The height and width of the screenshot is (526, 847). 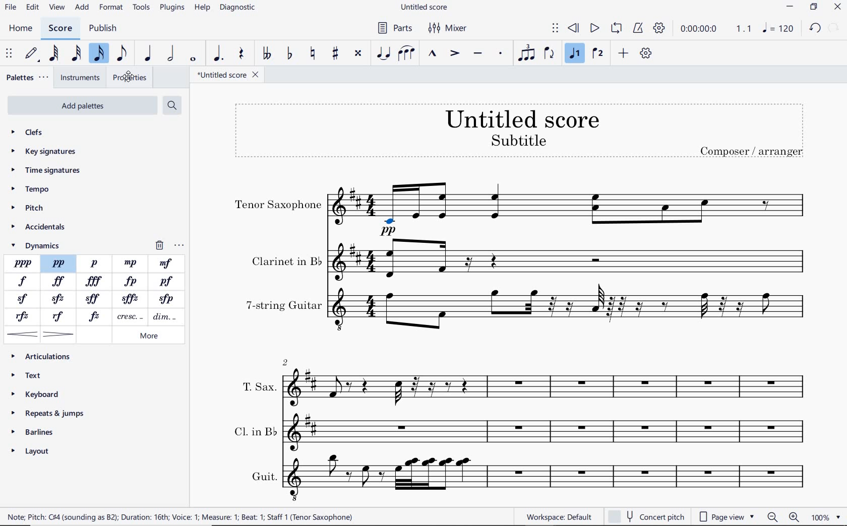 I want to click on DEFAULT (STEP TIME), so click(x=33, y=55).